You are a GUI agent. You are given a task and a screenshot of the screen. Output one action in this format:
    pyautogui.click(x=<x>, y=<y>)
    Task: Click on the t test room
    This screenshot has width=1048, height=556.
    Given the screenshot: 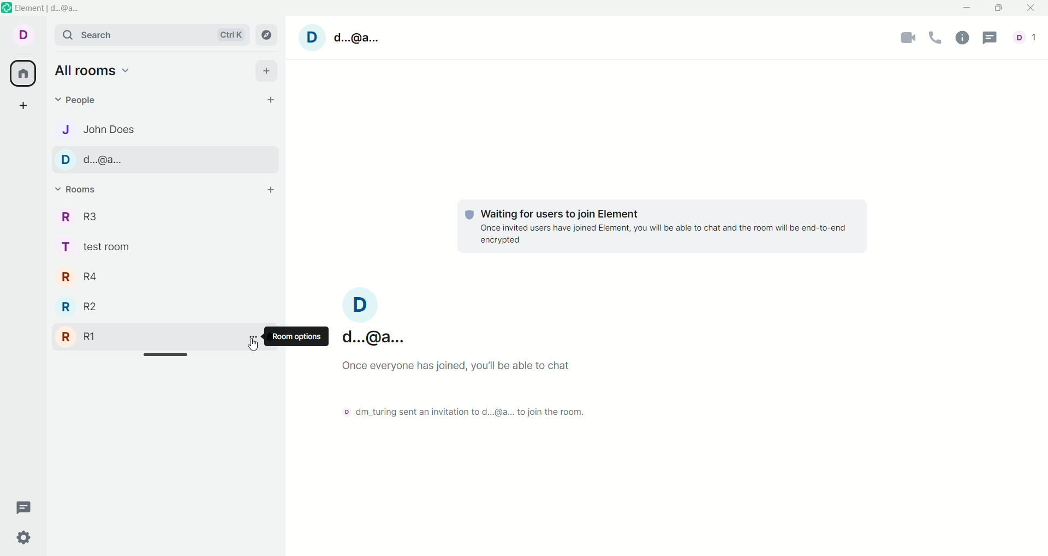 What is the action you would take?
    pyautogui.click(x=102, y=250)
    